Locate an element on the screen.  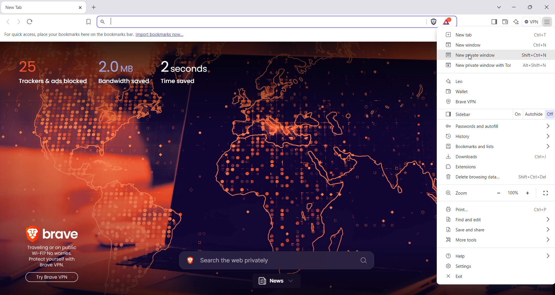
Bookmarks and lists is located at coordinates (474, 147).